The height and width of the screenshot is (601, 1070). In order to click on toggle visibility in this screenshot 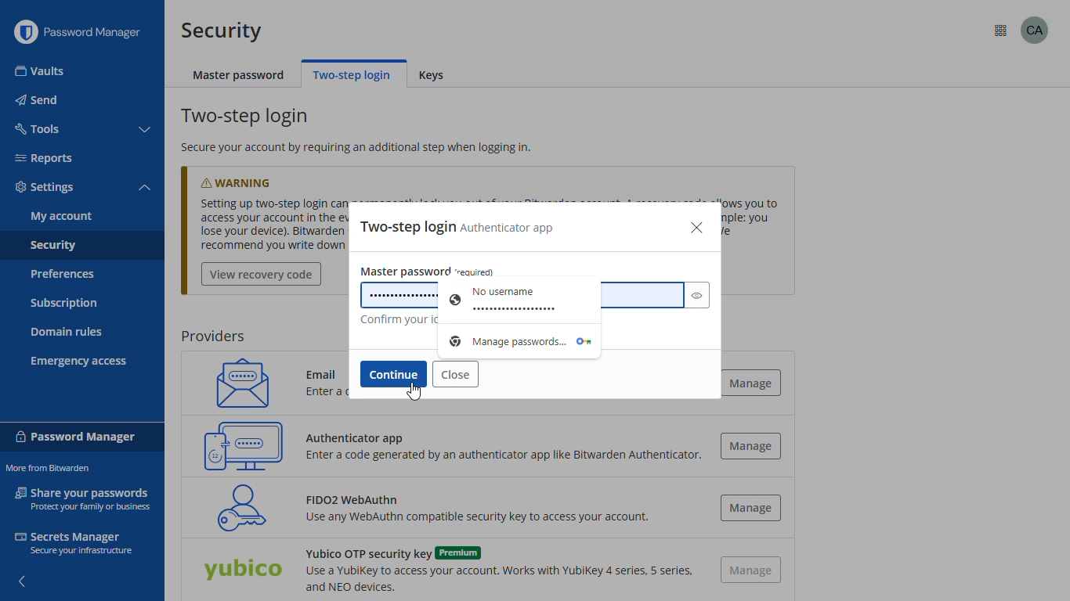, I will do `click(699, 296)`.